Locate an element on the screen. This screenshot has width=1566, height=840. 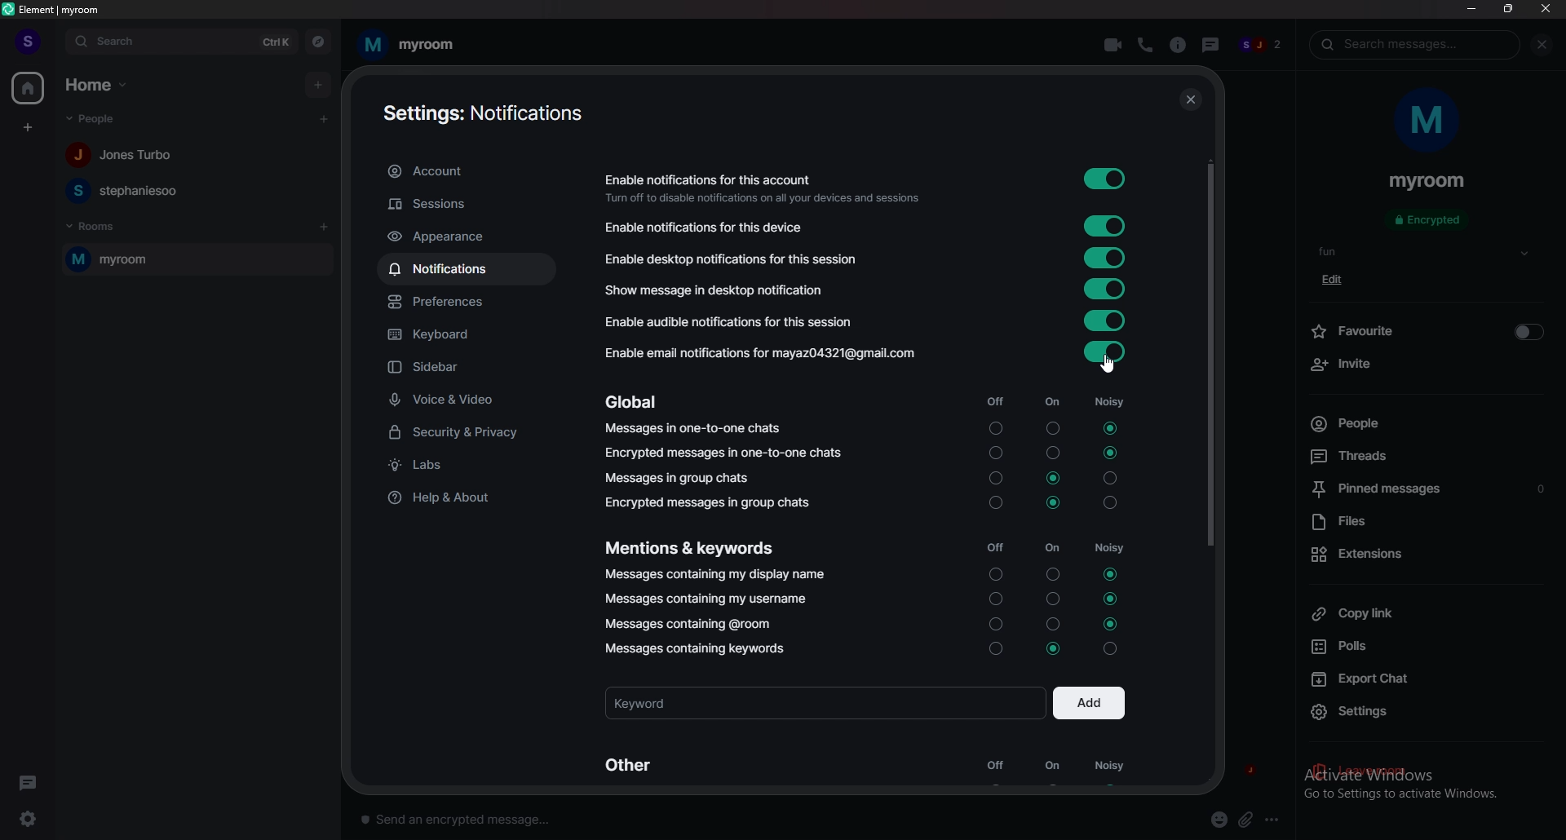
notifications for this session is located at coordinates (865, 258).